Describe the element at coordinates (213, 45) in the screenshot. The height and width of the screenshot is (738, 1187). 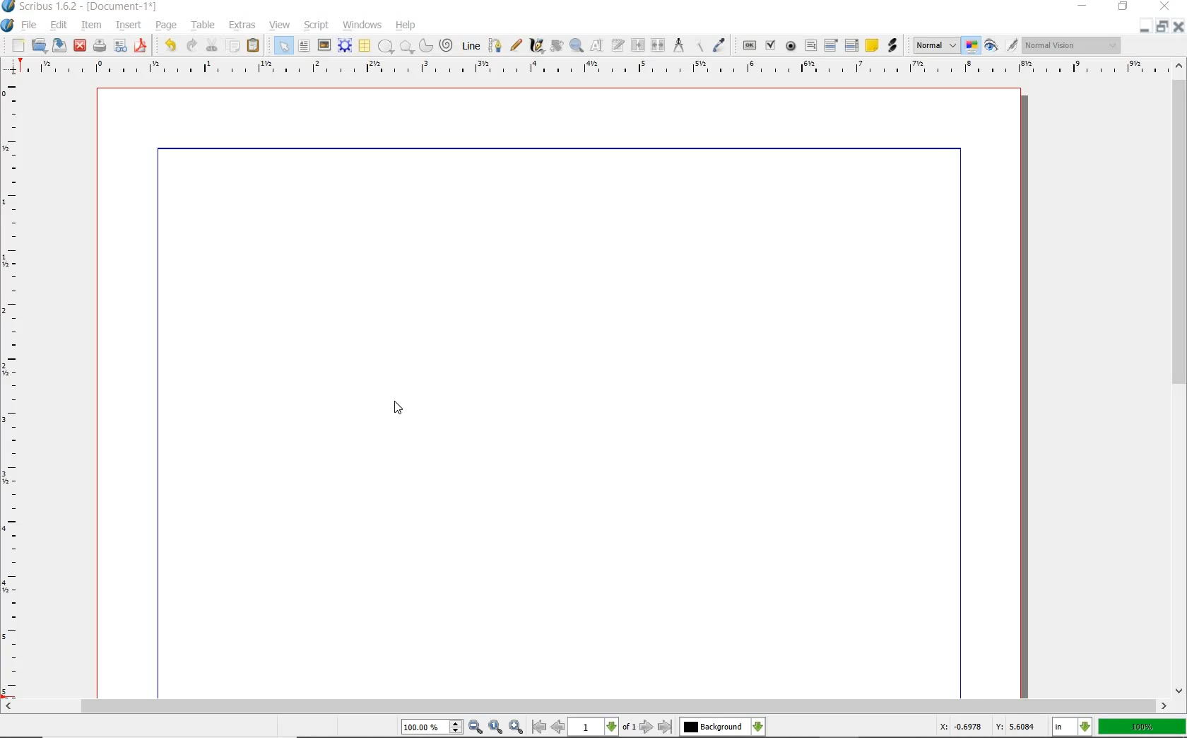
I see `CUT` at that location.